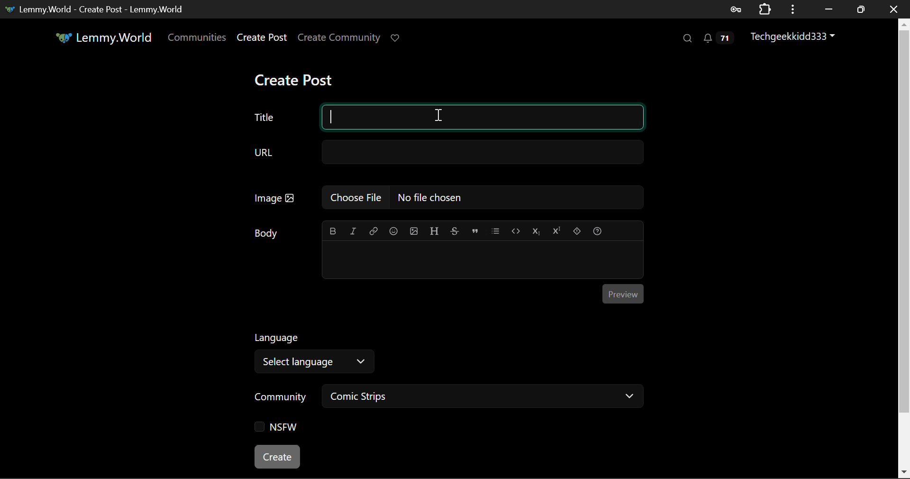 This screenshot has height=479, width=910. I want to click on Scroll Bar, so click(904, 248).